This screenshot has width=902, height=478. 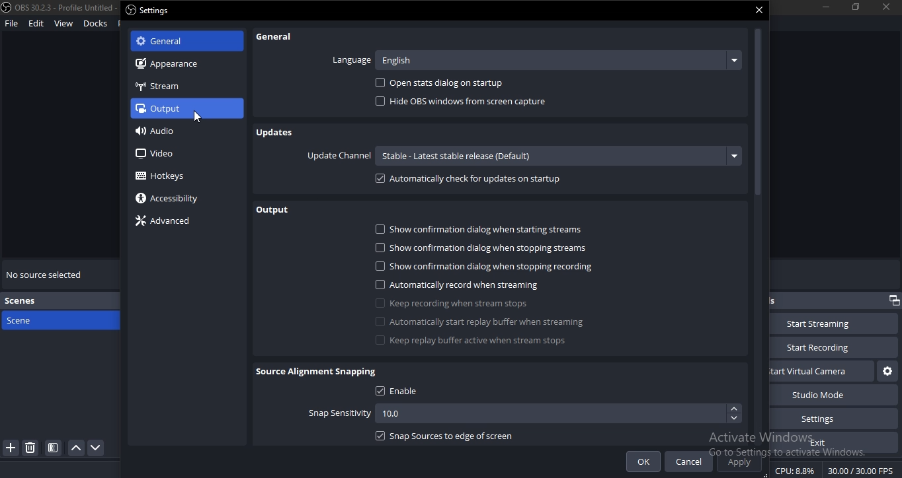 What do you see at coordinates (825, 324) in the screenshot?
I see `start streaming` at bounding box center [825, 324].